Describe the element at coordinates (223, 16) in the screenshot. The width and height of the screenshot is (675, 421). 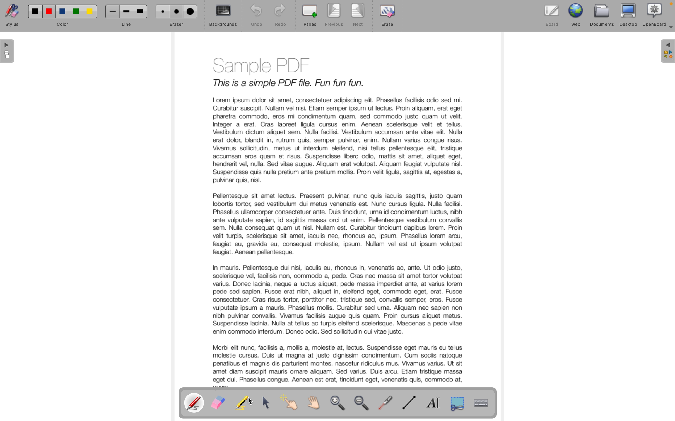
I see `backgrounds` at that location.